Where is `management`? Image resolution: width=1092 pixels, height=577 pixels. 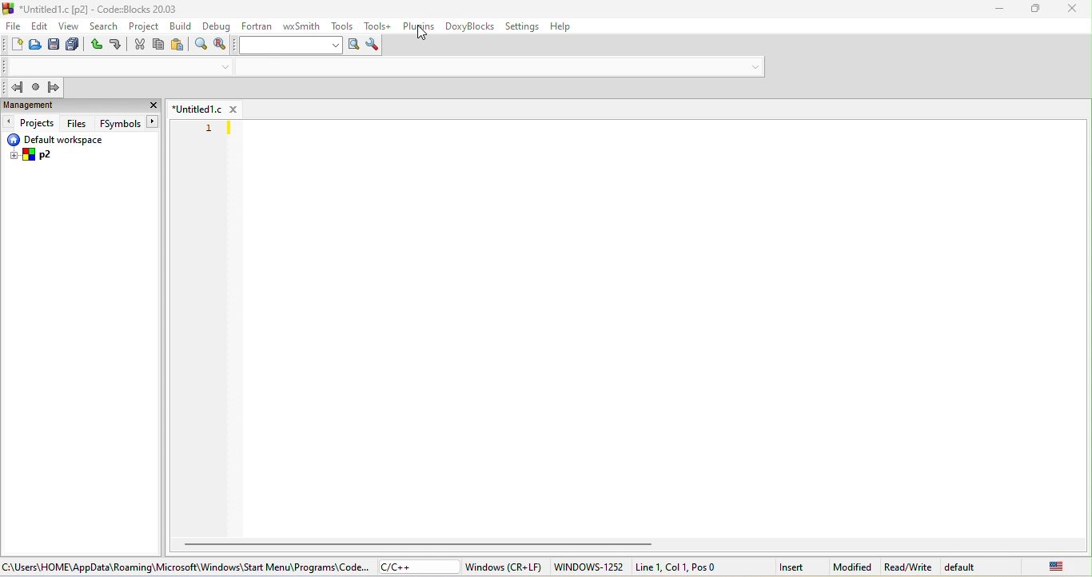 management is located at coordinates (63, 107).